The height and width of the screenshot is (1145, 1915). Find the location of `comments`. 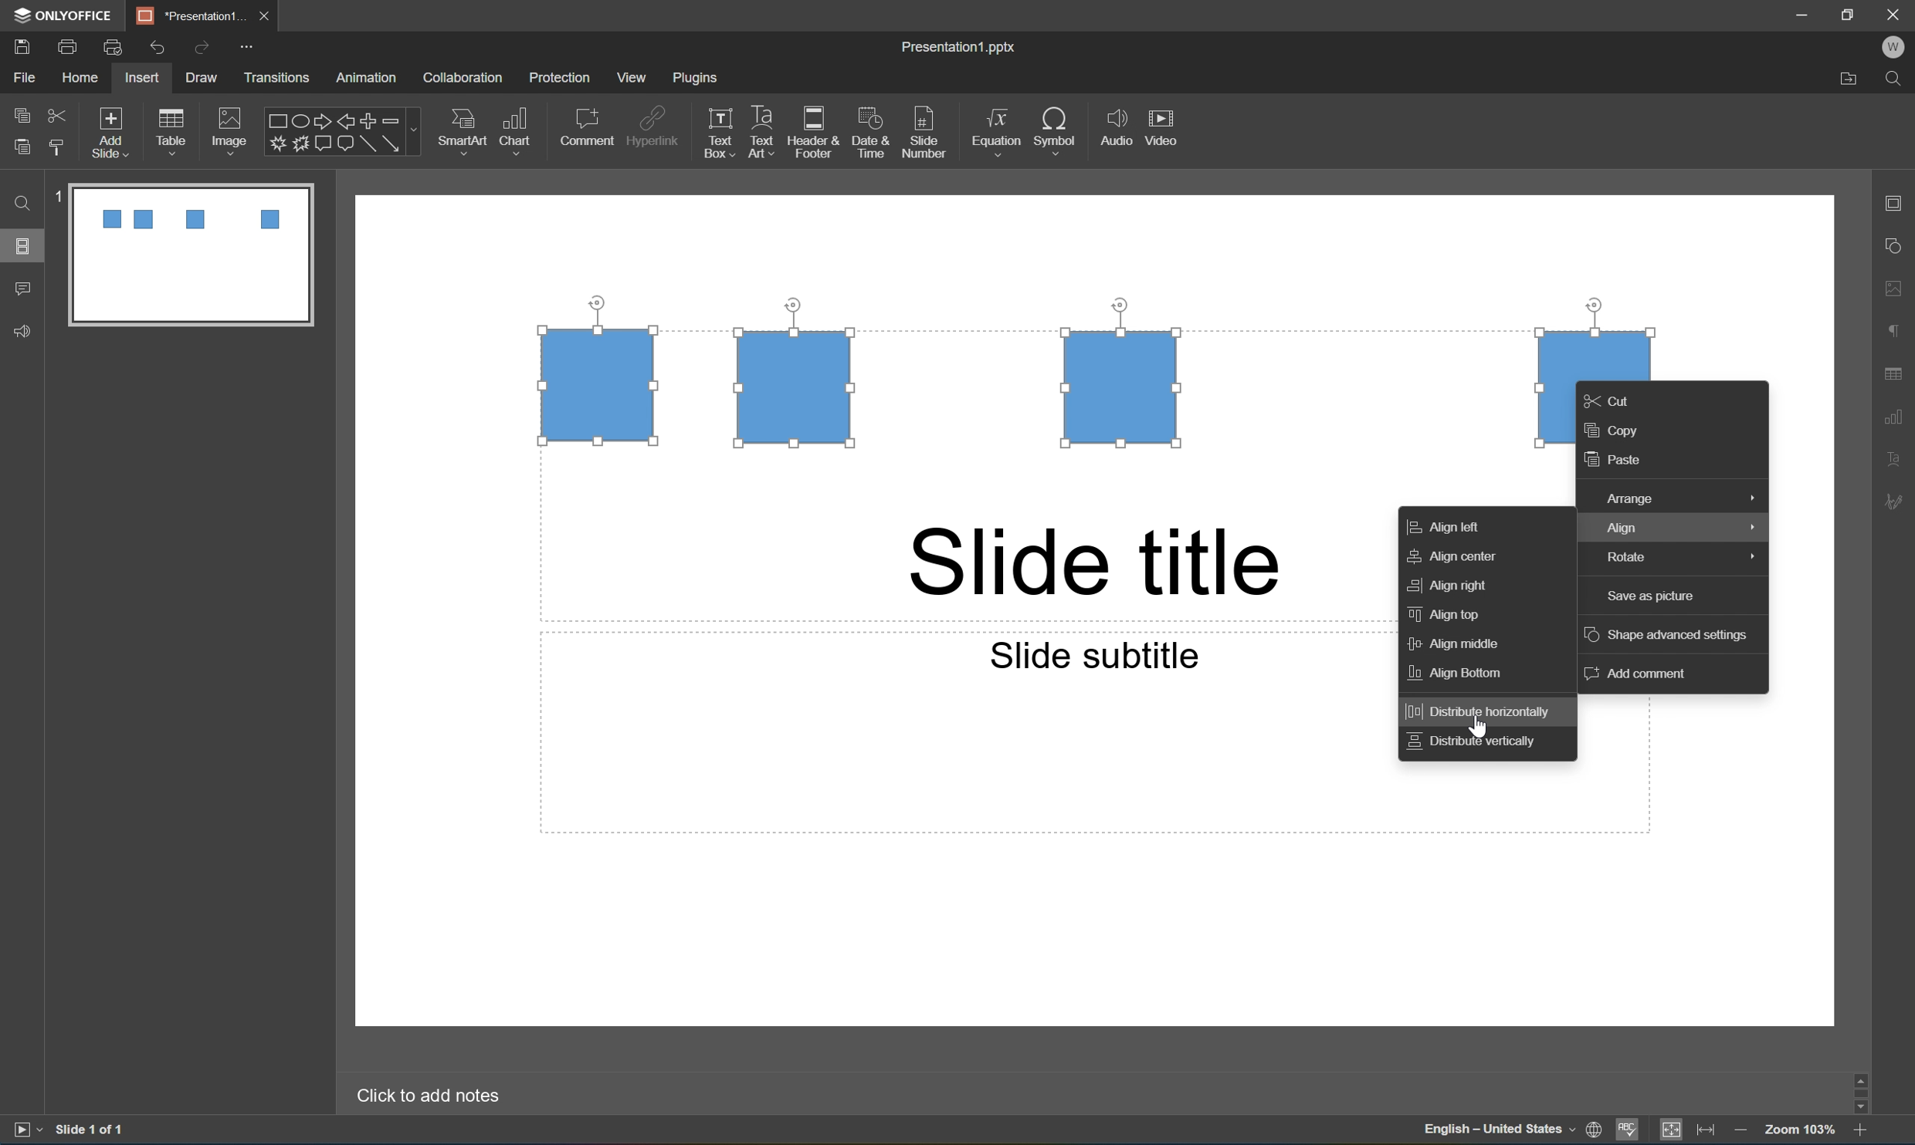

comments is located at coordinates (22, 289).